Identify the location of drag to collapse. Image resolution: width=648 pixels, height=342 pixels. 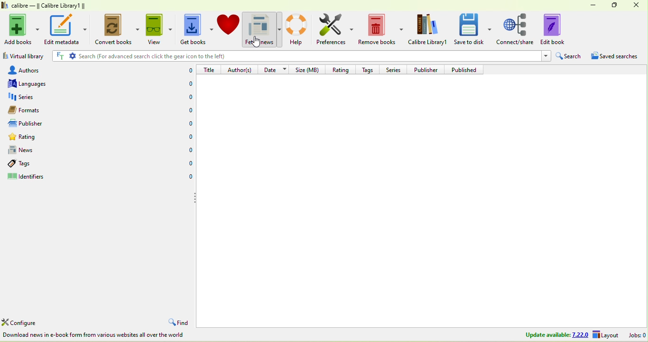
(195, 198).